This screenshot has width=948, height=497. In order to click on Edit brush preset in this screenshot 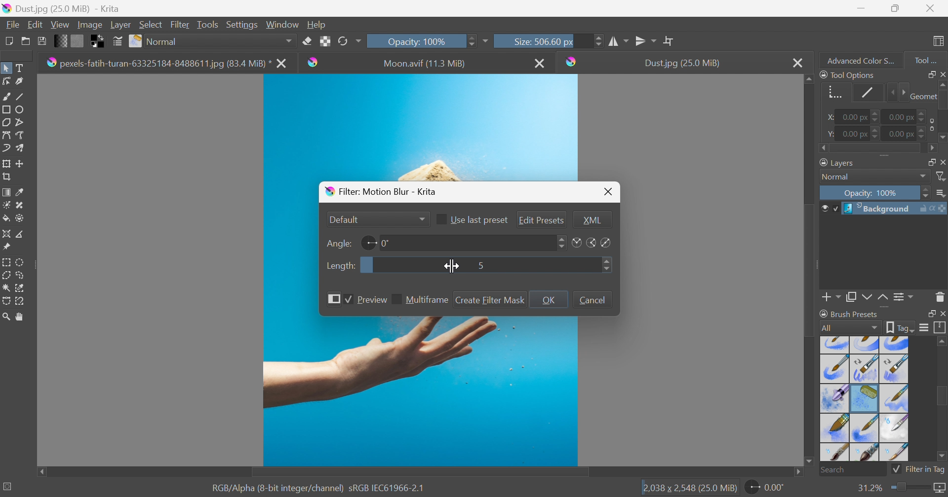, I will do `click(117, 41)`.